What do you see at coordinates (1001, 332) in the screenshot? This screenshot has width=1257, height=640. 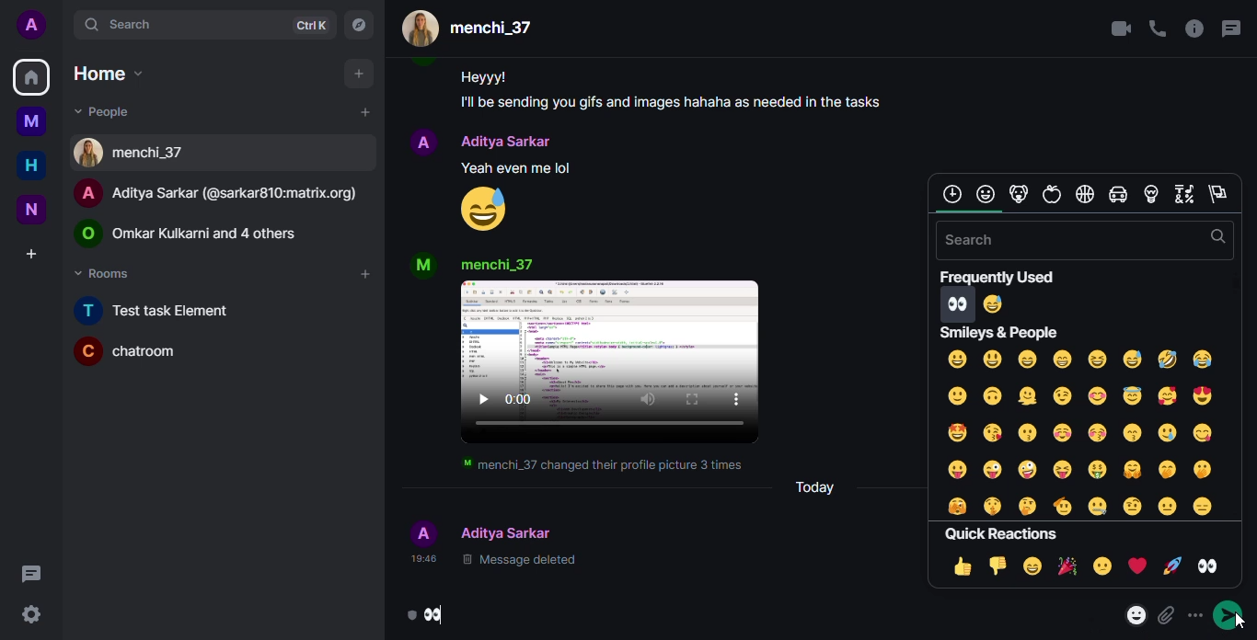 I see `smileys and people` at bounding box center [1001, 332].